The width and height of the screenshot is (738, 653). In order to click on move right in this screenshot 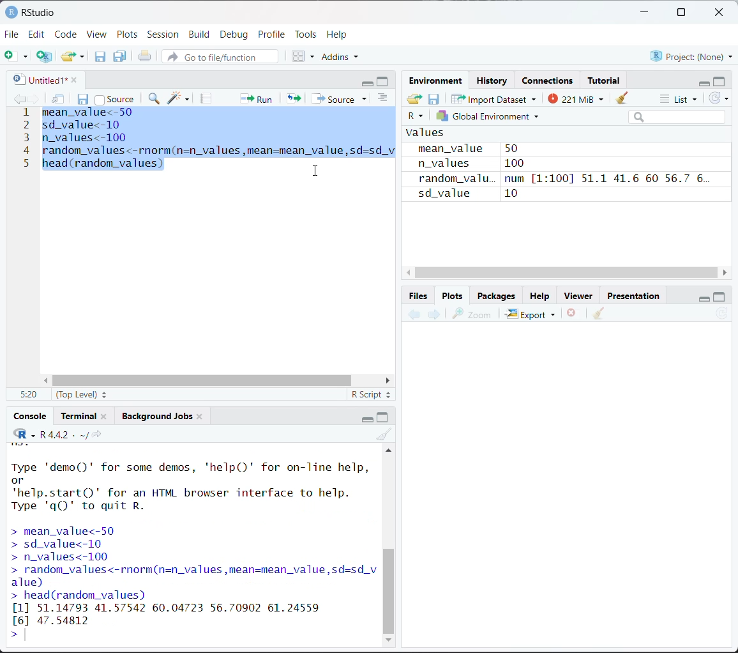, I will do `click(724, 274)`.